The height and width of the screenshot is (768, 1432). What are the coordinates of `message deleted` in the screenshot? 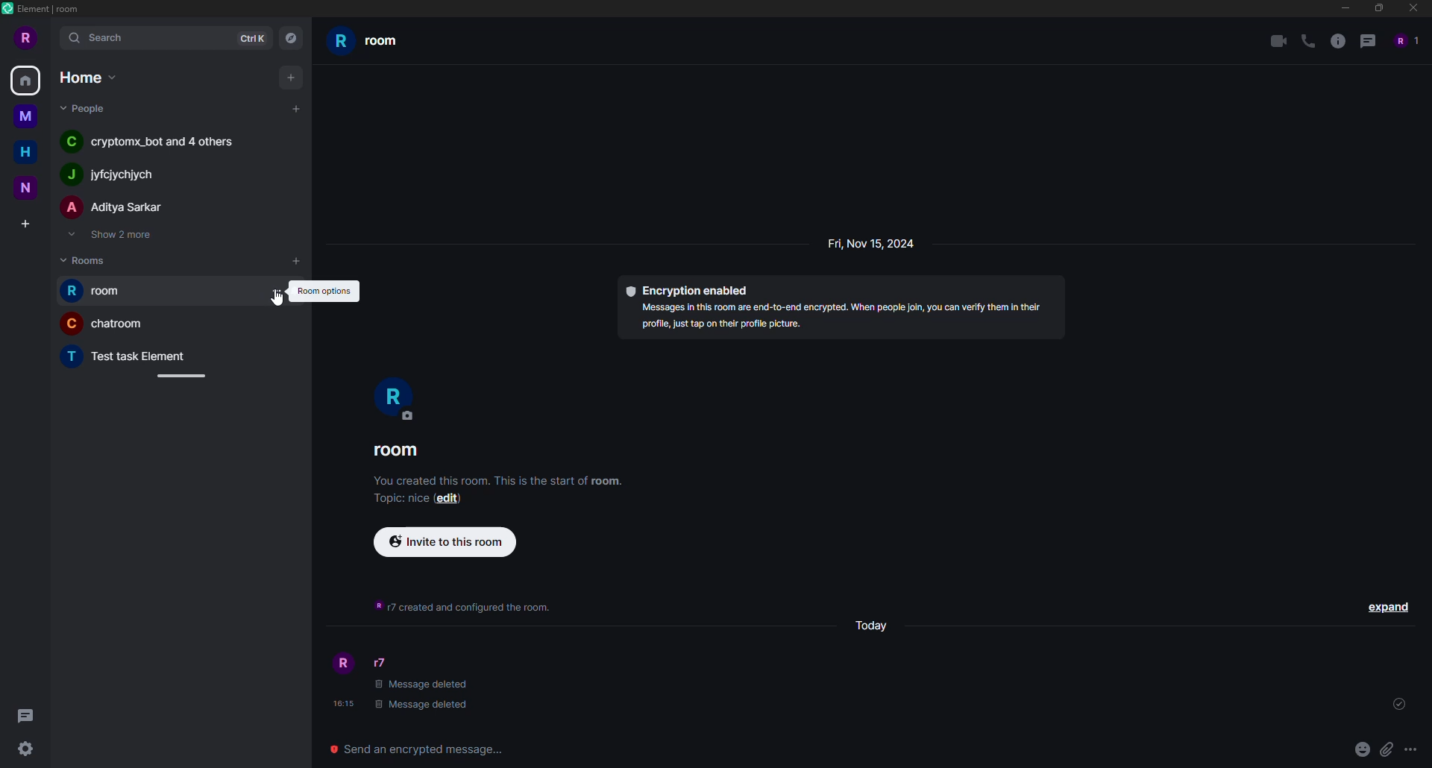 It's located at (424, 686).